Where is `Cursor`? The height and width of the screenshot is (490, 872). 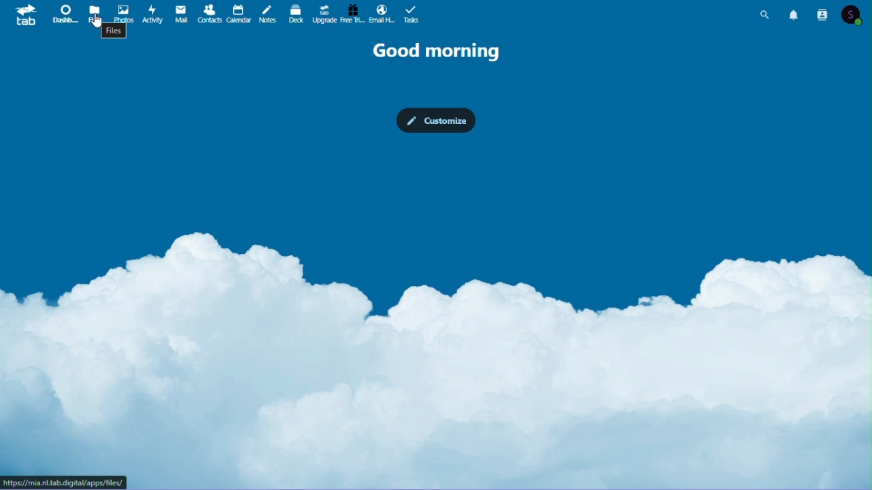
Cursor is located at coordinates (96, 20).